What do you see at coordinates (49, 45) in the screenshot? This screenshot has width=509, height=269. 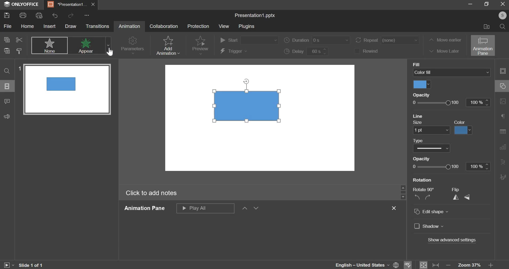 I see `none` at bounding box center [49, 45].